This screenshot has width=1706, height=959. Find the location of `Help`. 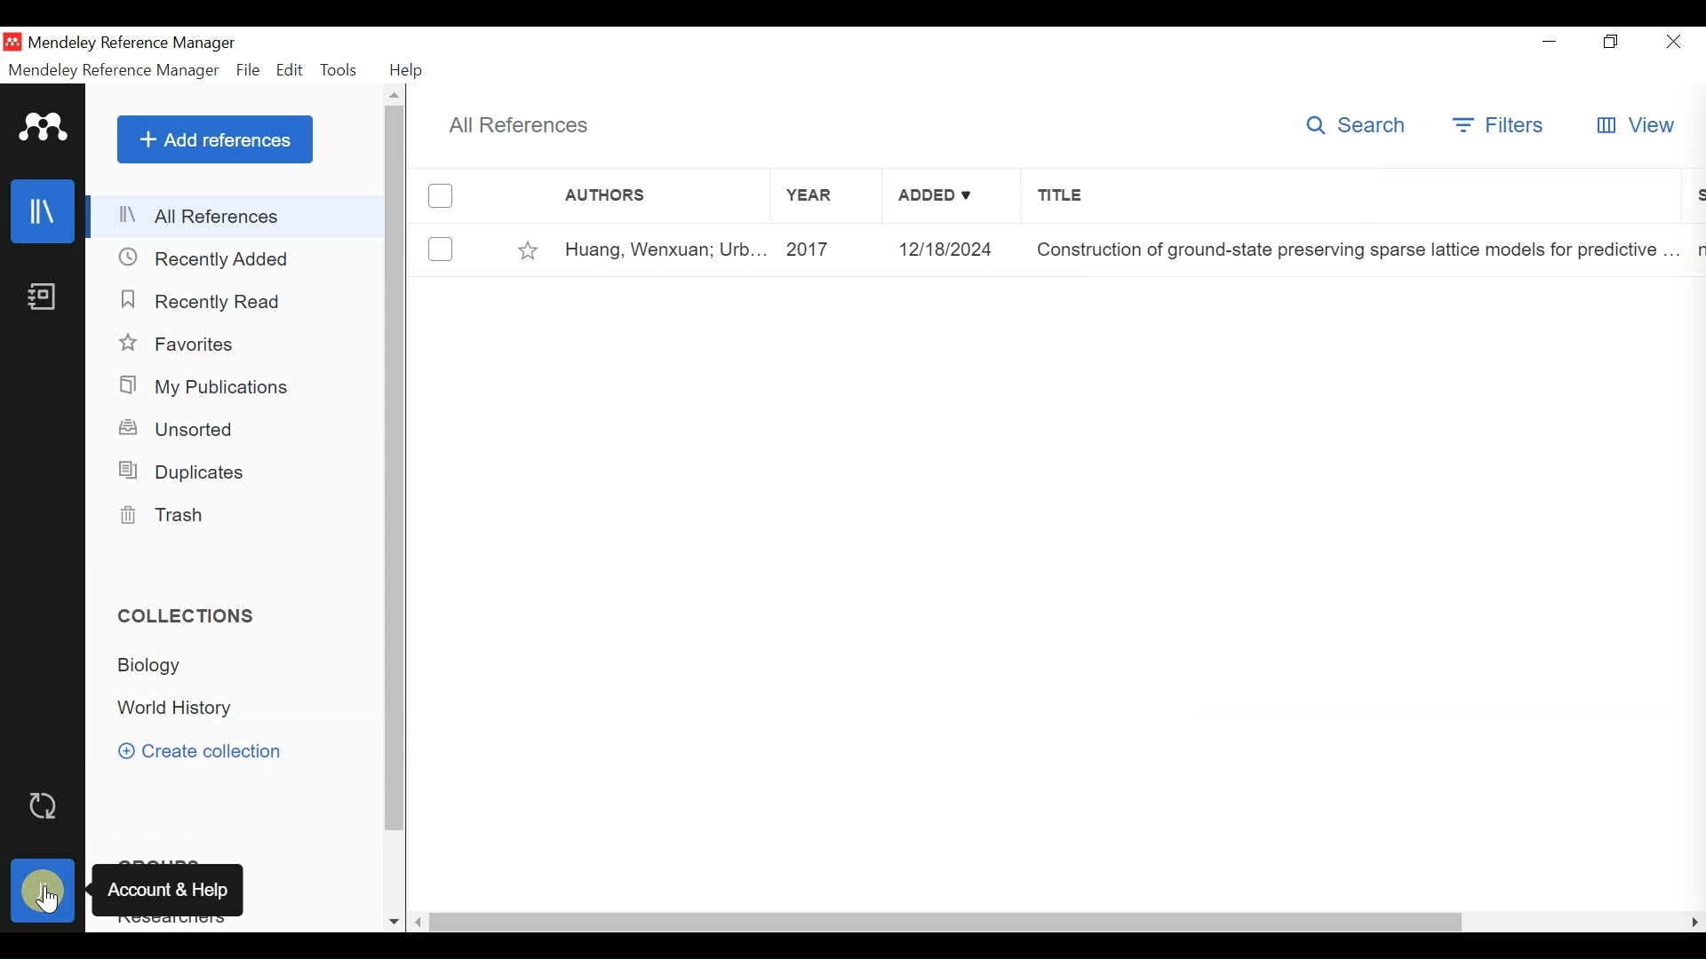

Help is located at coordinates (408, 70).